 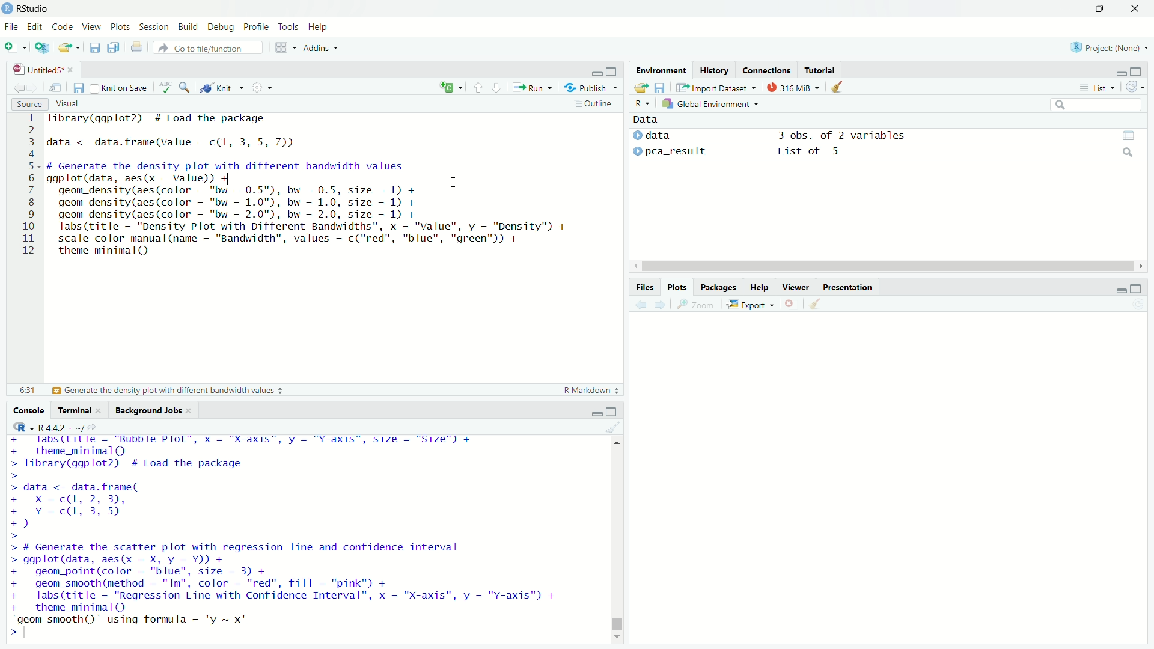 What do you see at coordinates (114, 47) in the screenshot?
I see `Save all open documents` at bounding box center [114, 47].